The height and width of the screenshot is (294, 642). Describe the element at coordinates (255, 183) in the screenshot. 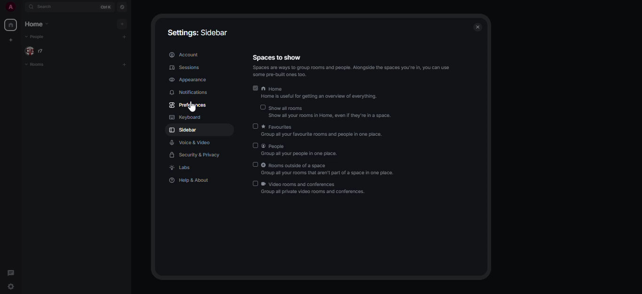

I see `disabled` at that location.